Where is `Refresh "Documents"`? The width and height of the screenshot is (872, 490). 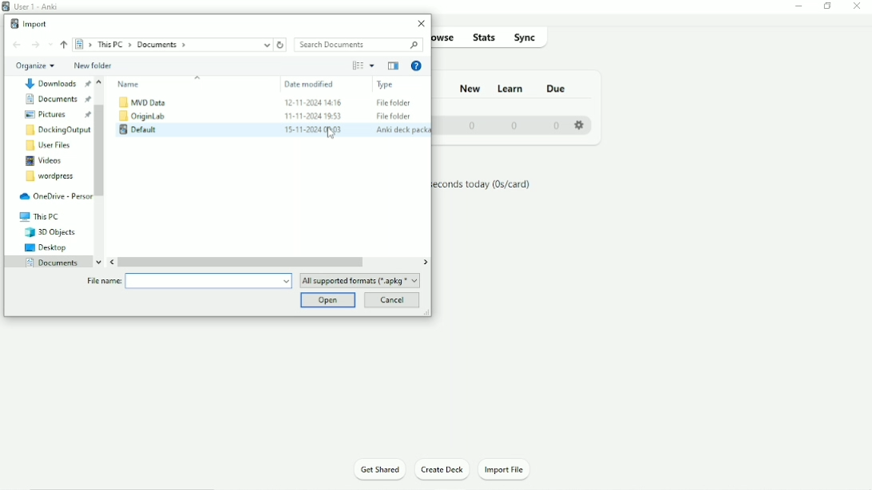
Refresh "Documents" is located at coordinates (281, 44).